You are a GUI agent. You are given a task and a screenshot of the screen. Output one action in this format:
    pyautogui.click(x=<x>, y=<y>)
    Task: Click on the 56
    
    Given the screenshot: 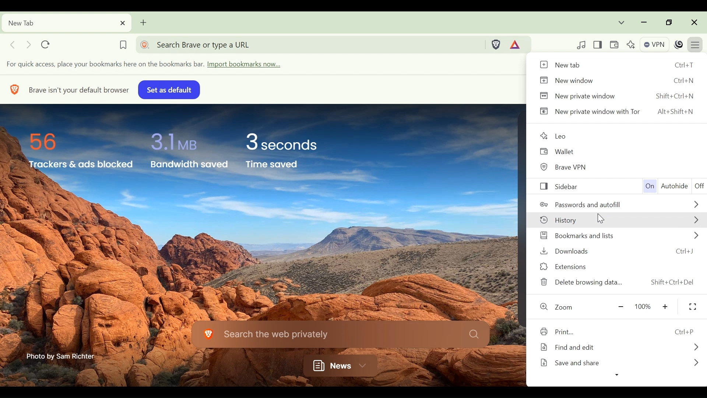 What is the action you would take?
    pyautogui.click(x=46, y=140)
    